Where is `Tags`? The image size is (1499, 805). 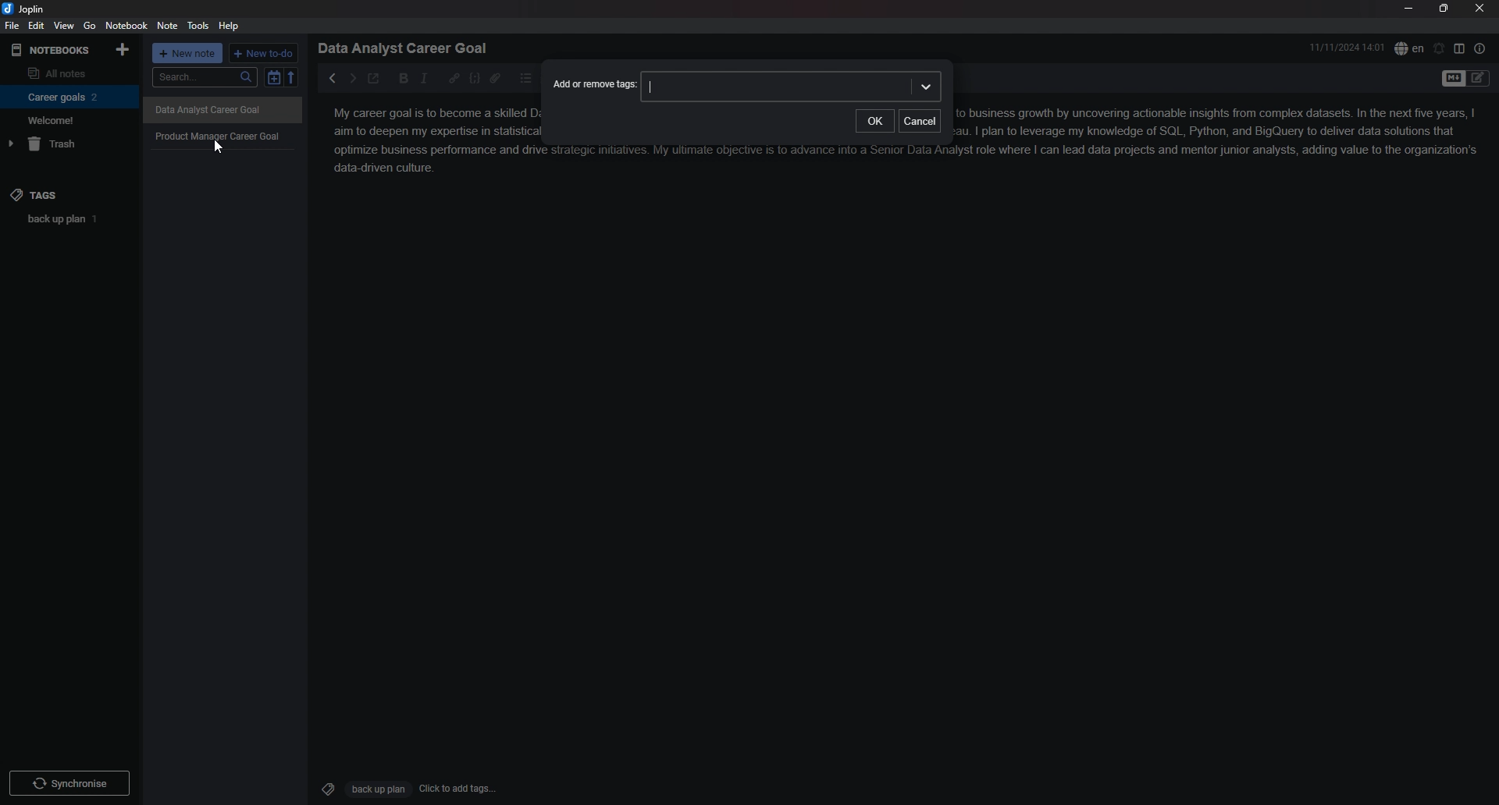 Tags is located at coordinates (324, 787).